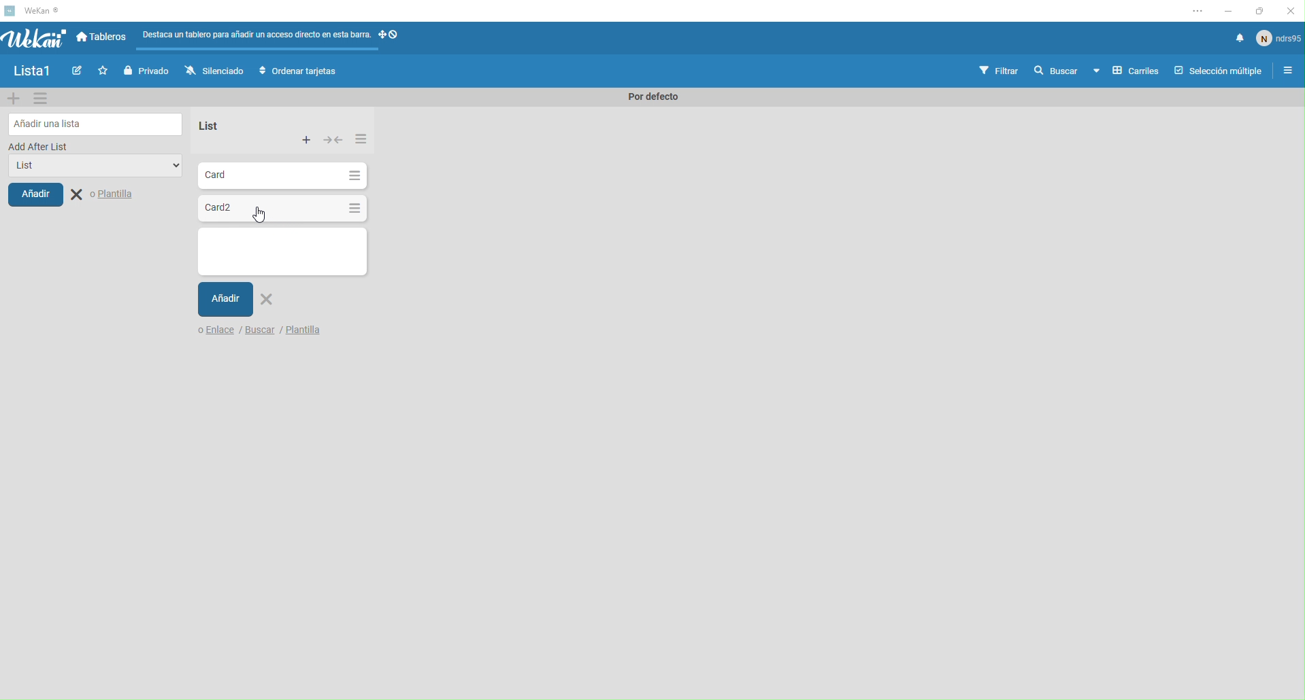  Describe the element at coordinates (242, 300) in the screenshot. I see `Anadir` at that location.